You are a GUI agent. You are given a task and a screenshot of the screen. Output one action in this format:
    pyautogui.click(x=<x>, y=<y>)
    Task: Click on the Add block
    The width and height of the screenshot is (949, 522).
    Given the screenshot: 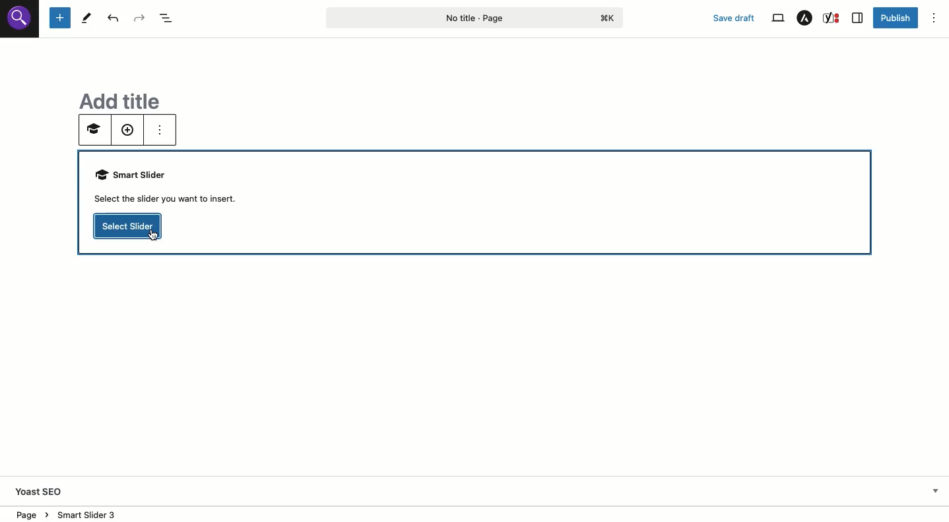 What is the action you would take?
    pyautogui.click(x=60, y=18)
    